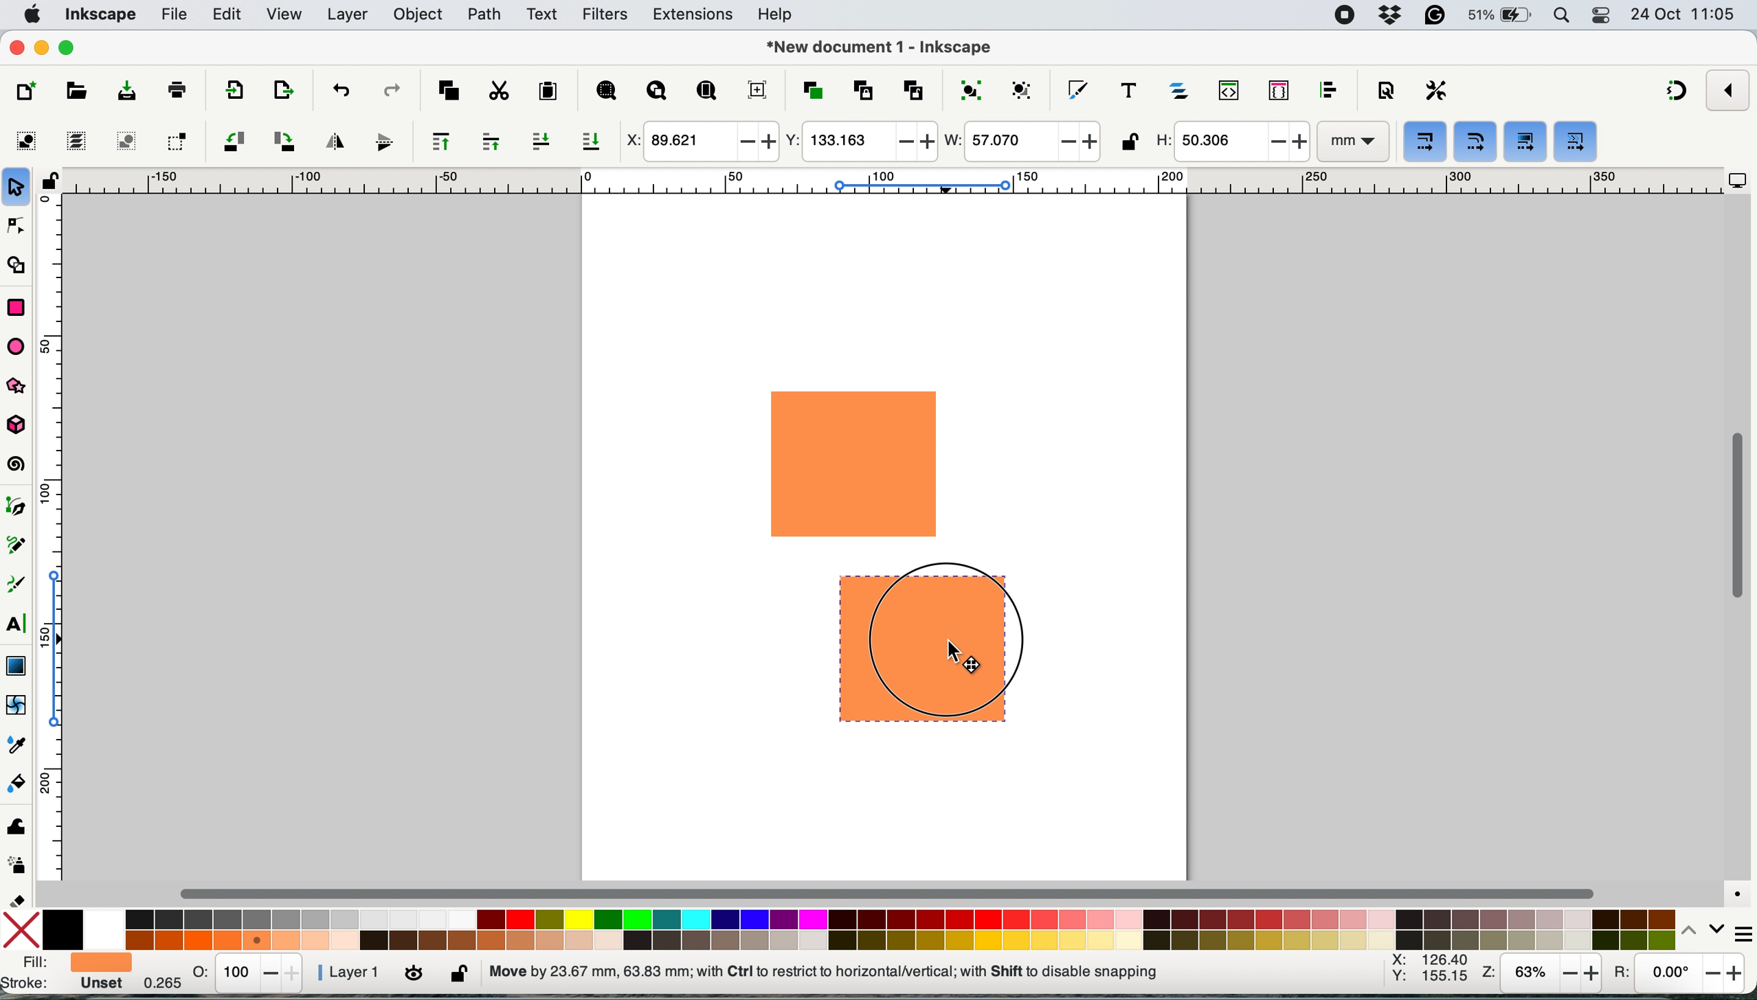 The height and width of the screenshot is (1000, 1757). I want to click on spiral tool, so click(18, 466).